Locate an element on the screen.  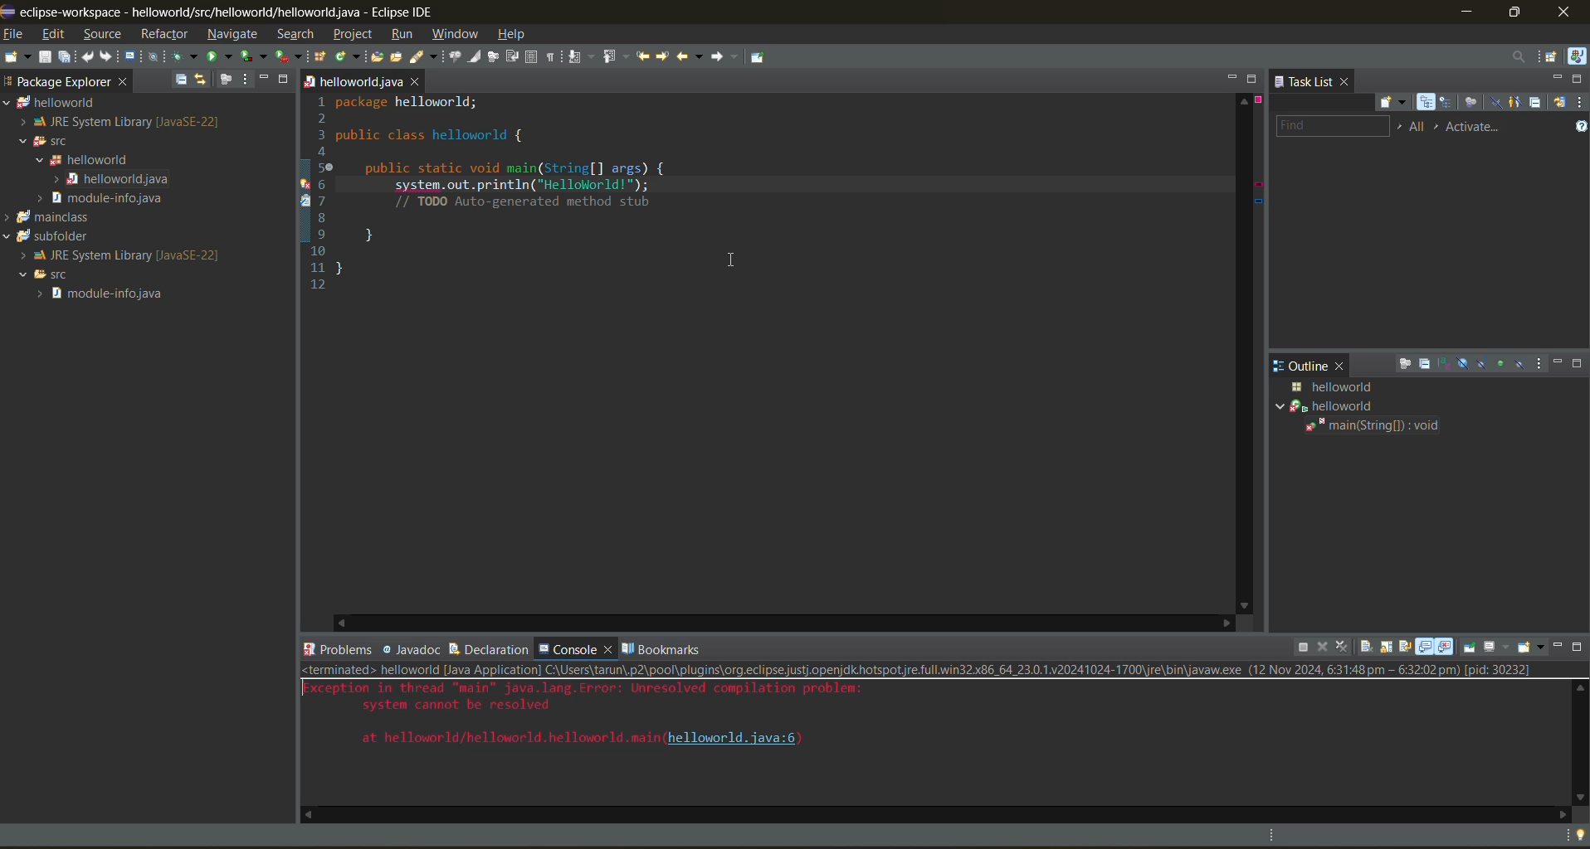
java is located at coordinates (1577, 58).